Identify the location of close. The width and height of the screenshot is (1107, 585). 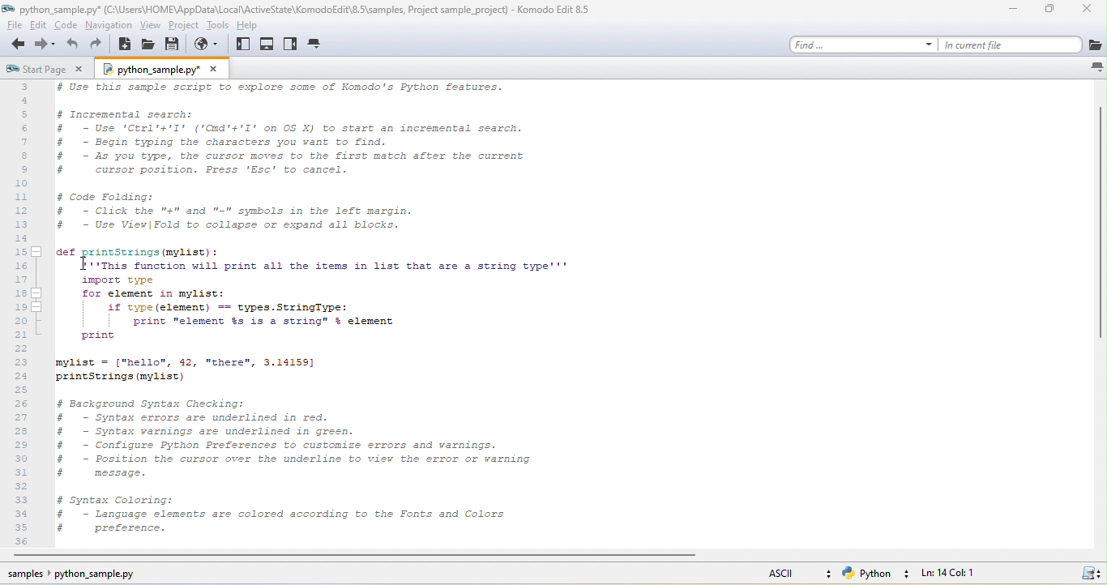
(1088, 11).